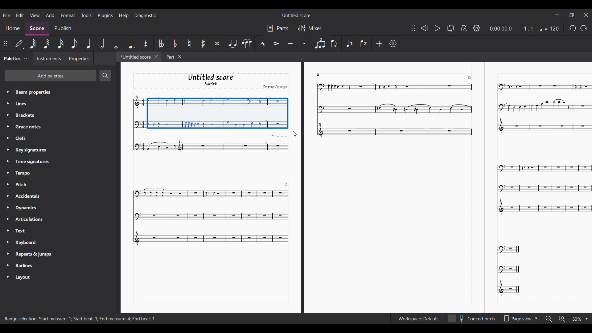 The image size is (592, 333). What do you see at coordinates (6, 92) in the screenshot?
I see `` at bounding box center [6, 92].